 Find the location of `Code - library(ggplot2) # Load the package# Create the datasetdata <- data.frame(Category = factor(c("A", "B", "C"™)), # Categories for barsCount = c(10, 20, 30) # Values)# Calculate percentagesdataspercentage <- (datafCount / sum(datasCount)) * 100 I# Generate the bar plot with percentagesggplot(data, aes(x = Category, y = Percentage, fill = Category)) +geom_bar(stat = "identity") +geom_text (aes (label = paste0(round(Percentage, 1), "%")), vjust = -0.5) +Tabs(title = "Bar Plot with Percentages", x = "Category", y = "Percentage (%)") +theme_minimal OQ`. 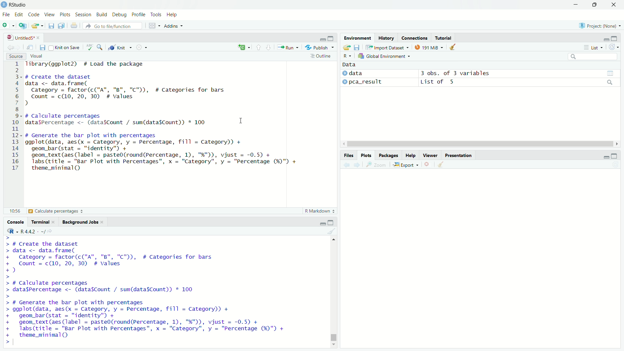

Code - library(ggplot2) # Load the package# Create the datasetdata <- data.frame(Category = factor(c("A", "B", "C"™)), # Categories for barsCount = c(10, 20, 30) # Values)# Calculate percentagesdataspercentage <- (datafCount / sum(datasCount)) * 100 I# Generate the bar plot with percentagesggplot(data, aes(x = Category, y = Percentage, fill = Category)) +geom_bar(stat = "identity") +geom_text (aes (label = paste0(round(Percentage, 1), "%")), vjust = -0.5) +Tabs(title = "Bar Plot with Percentages", x = "Category", y = "Percentage (%)") +theme_minimal OQ is located at coordinates (163, 117).